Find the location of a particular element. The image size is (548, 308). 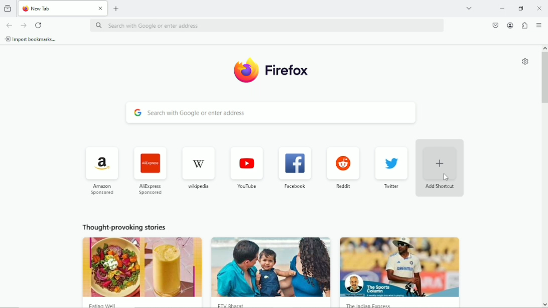

restore down is located at coordinates (521, 8).